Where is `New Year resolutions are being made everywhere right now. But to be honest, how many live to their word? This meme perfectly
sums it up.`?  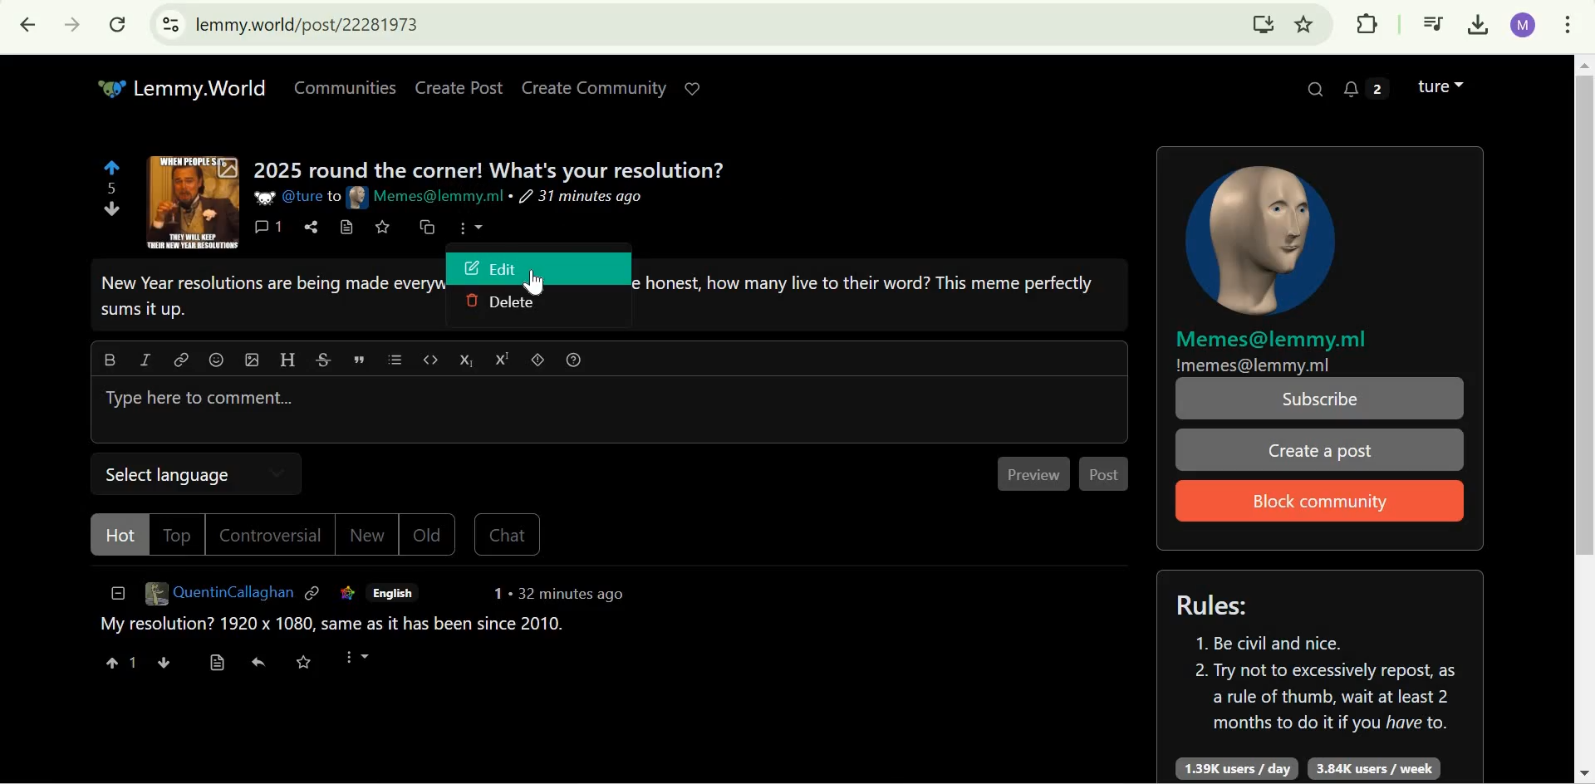
New Year resolutions are being made everywhere right now. But to be honest, how many live to their word? This meme perfectly
sums it up. is located at coordinates (267, 297).